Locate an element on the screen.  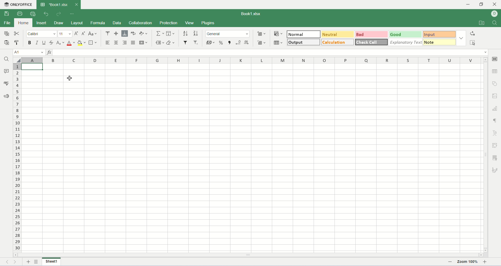
quich settings is located at coordinates (72, 14).